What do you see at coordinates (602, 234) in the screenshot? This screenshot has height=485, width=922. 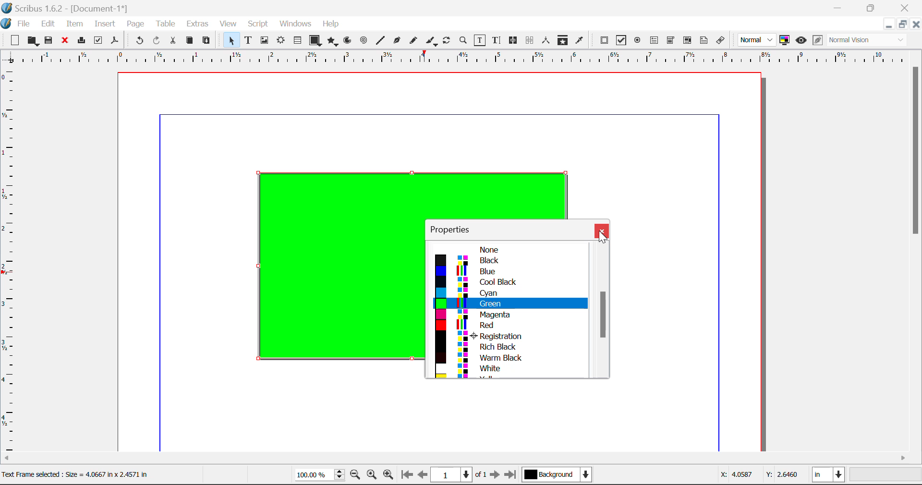 I see `Cursor on Close` at bounding box center [602, 234].